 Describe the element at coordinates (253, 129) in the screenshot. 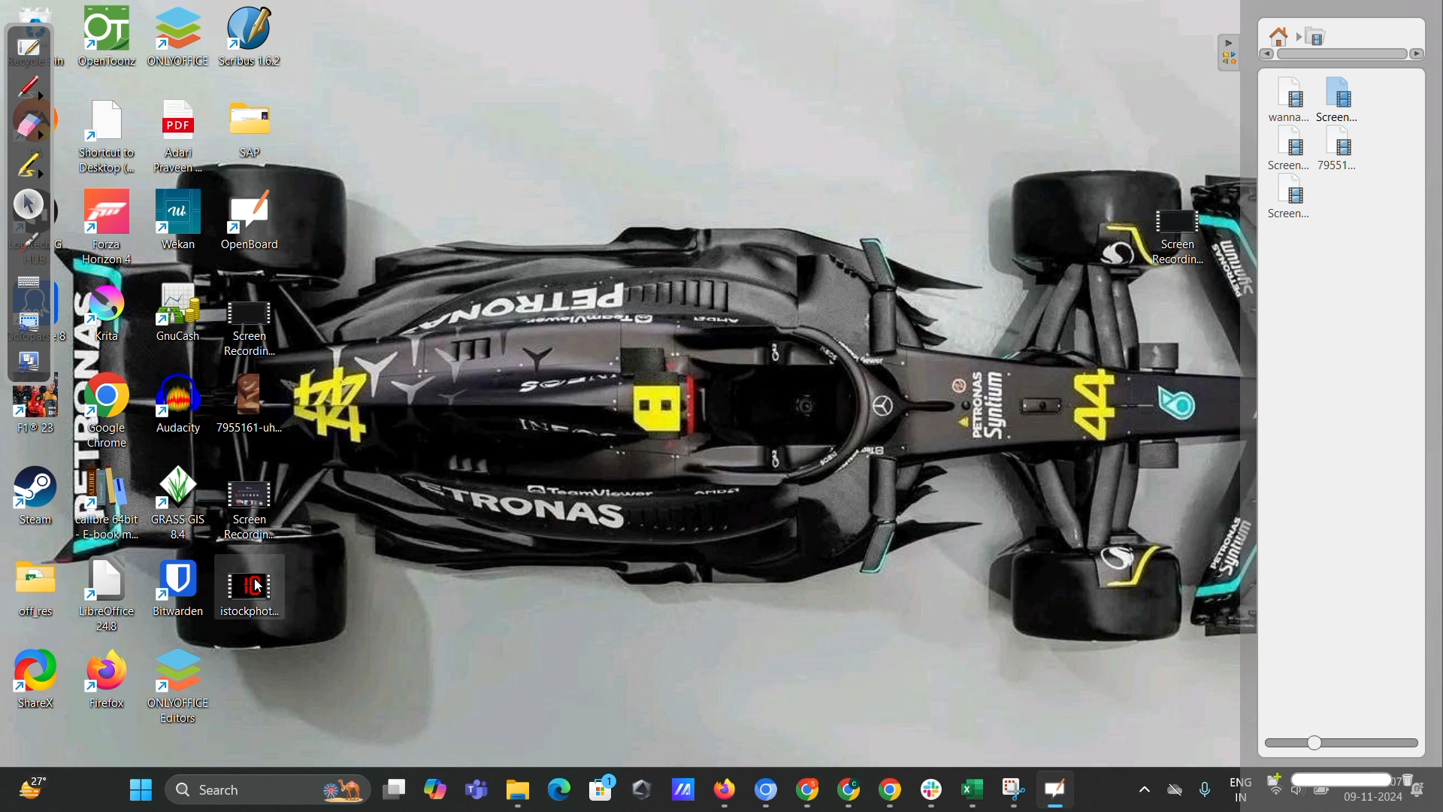

I see `SAP` at that location.